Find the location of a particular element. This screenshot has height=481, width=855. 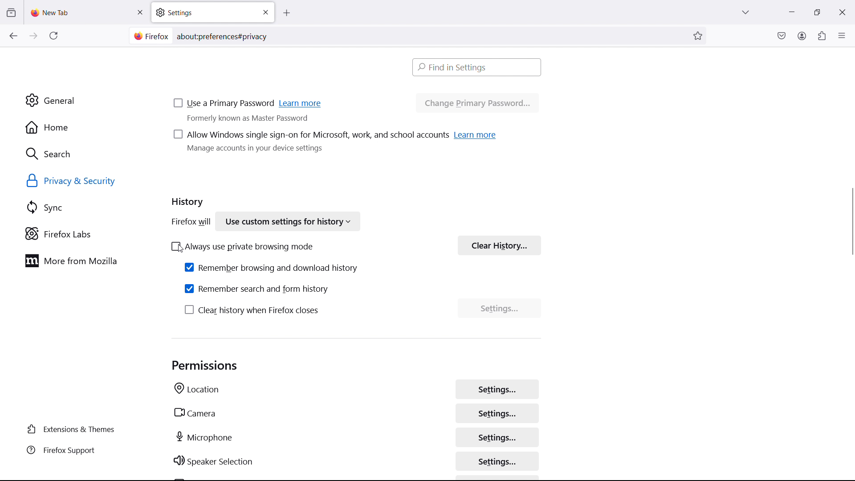

open application menu is located at coordinates (842, 35).